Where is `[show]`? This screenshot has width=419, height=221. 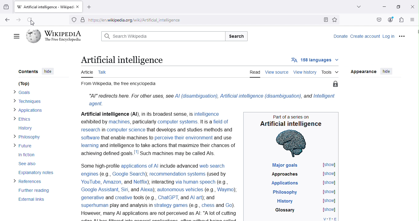
[show] is located at coordinates (328, 165).